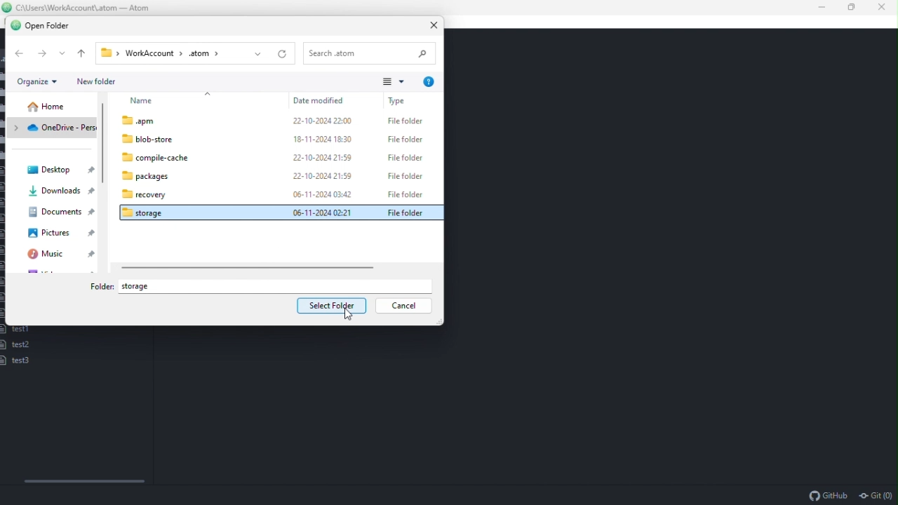 The height and width of the screenshot is (505, 898). I want to click on mouse on select folder, so click(330, 306).